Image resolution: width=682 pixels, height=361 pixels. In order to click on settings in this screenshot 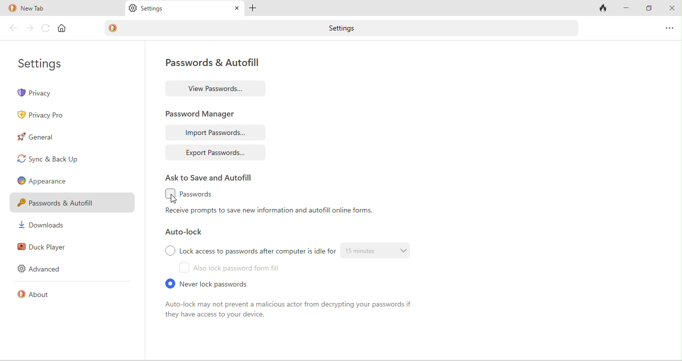, I will do `click(349, 28)`.